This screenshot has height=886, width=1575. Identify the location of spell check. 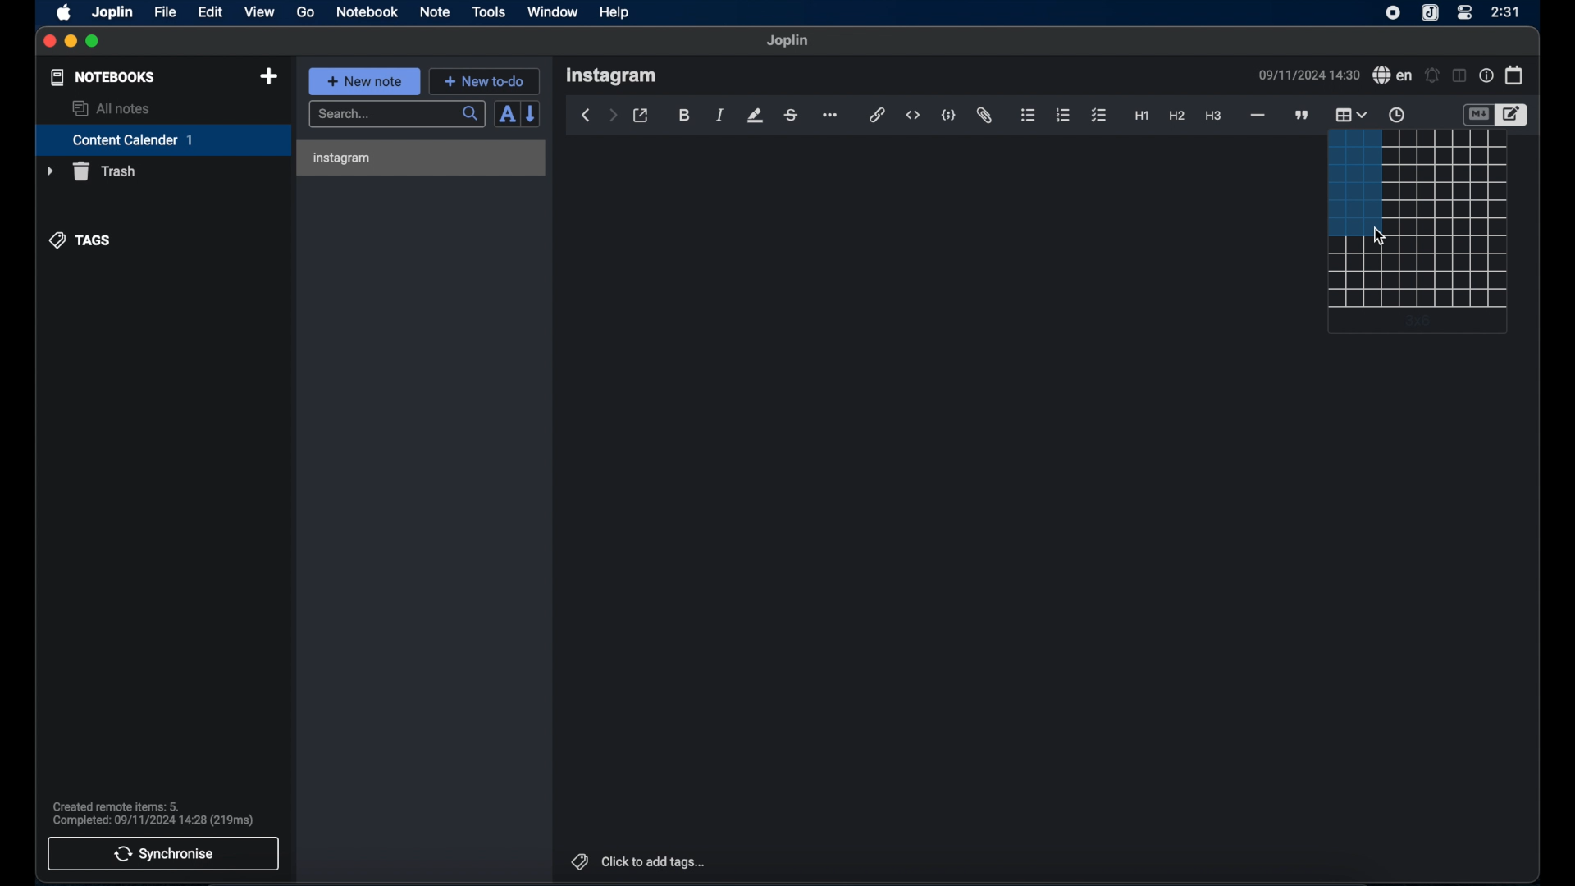
(1393, 75).